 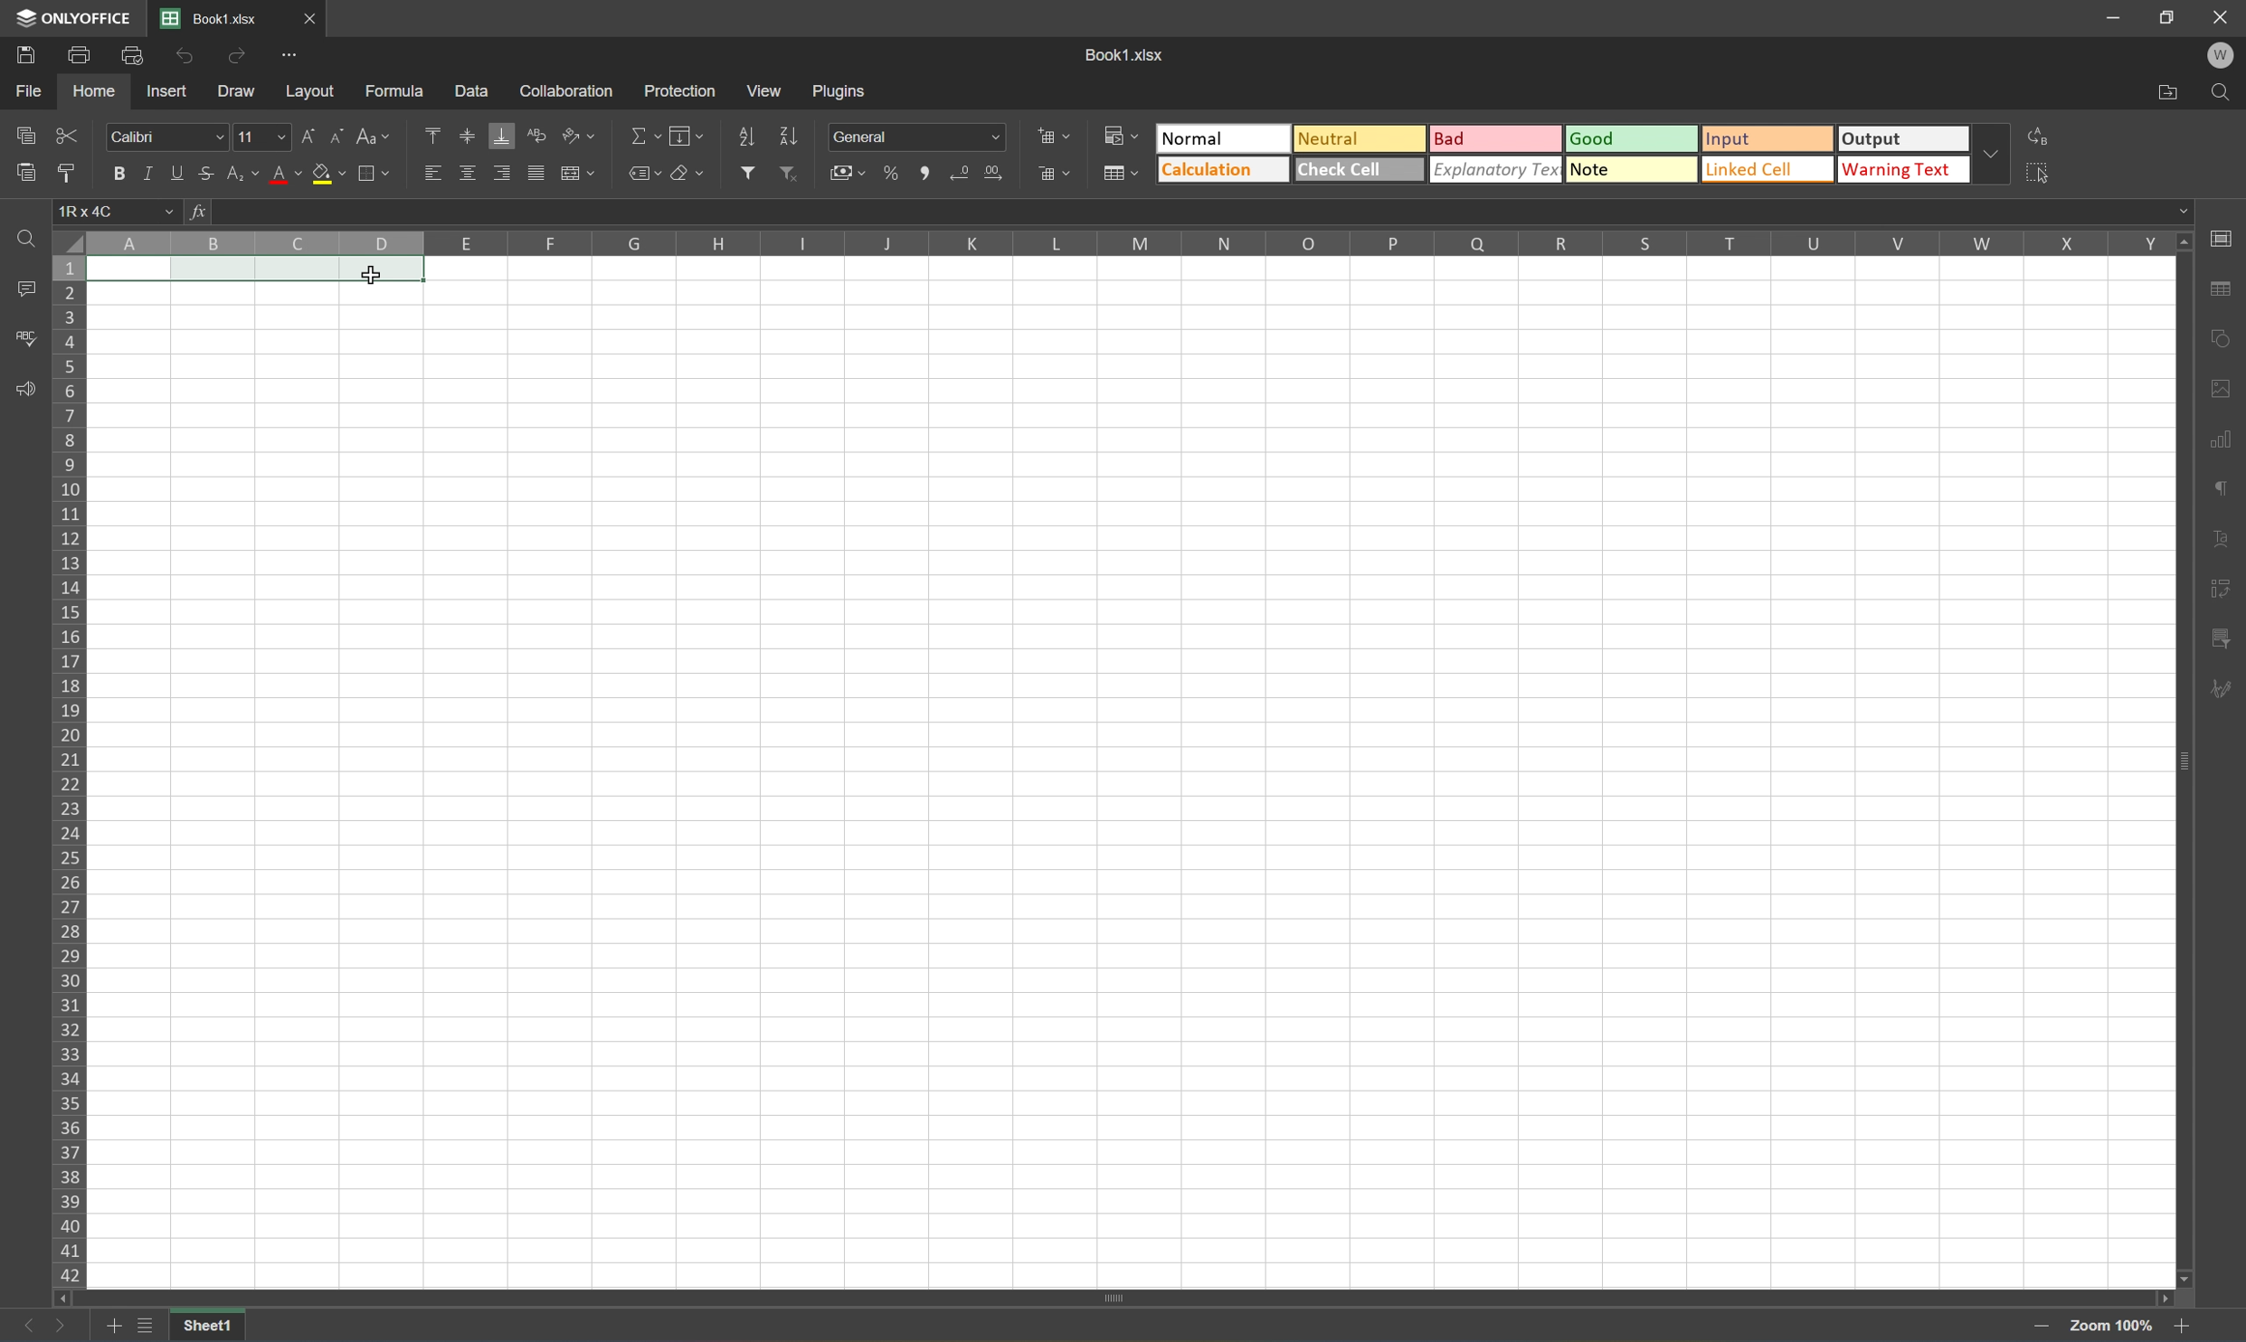 I want to click on Sort ascending, so click(x=748, y=137).